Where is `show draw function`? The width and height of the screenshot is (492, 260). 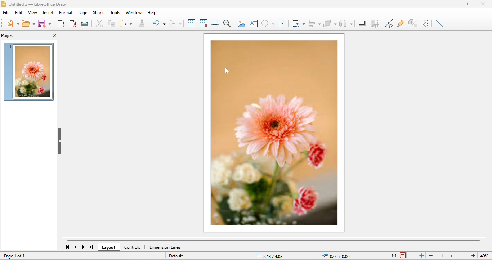 show draw function is located at coordinates (425, 23).